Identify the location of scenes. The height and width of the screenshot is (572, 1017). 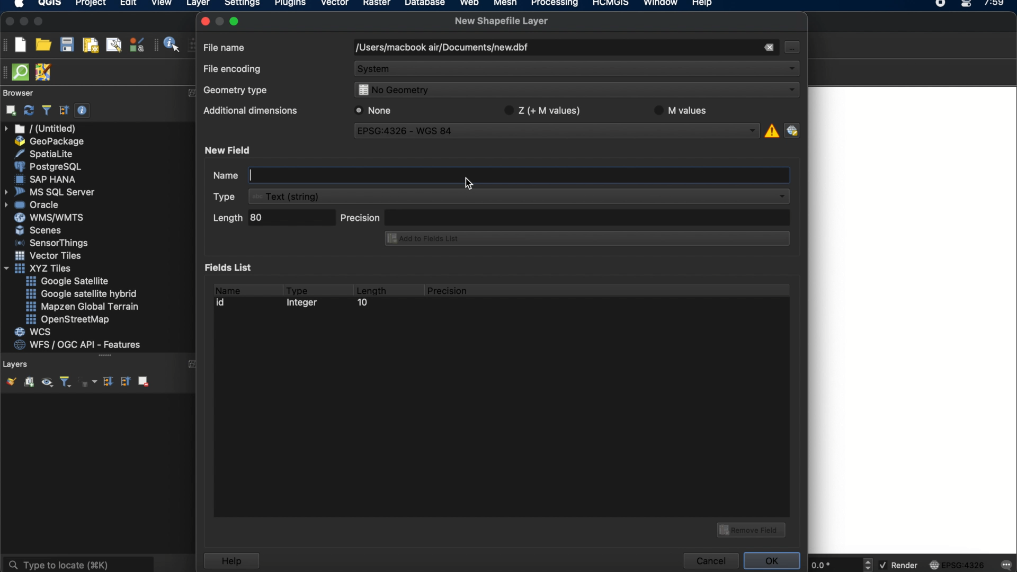
(39, 230).